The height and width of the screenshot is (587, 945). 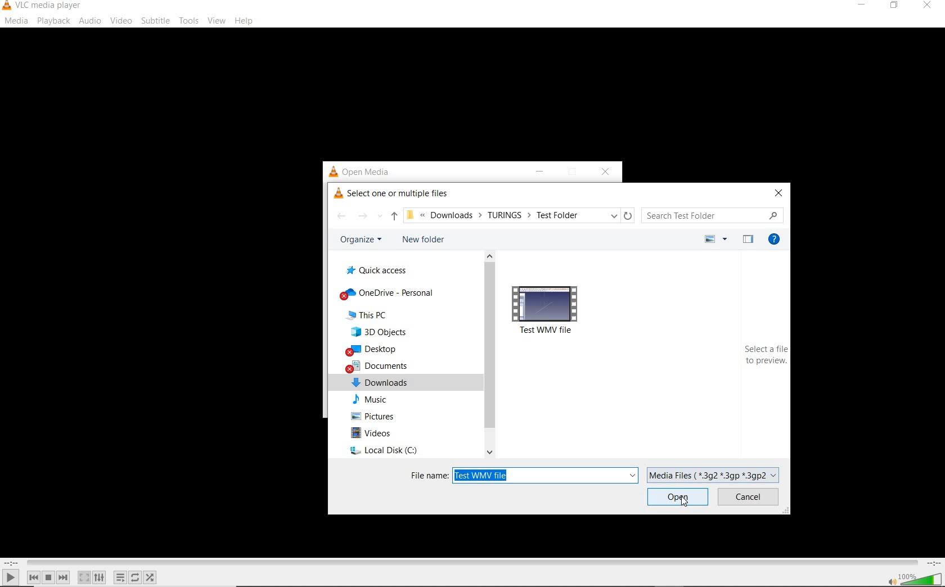 I want to click on scrollbar, so click(x=490, y=355).